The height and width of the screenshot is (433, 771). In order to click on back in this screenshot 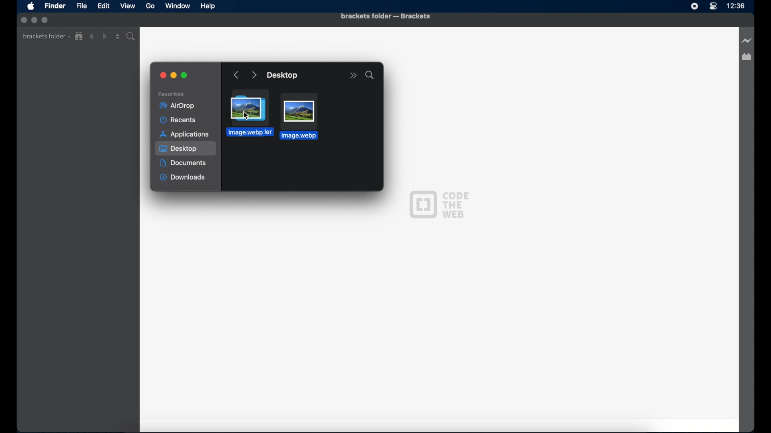, I will do `click(92, 36)`.